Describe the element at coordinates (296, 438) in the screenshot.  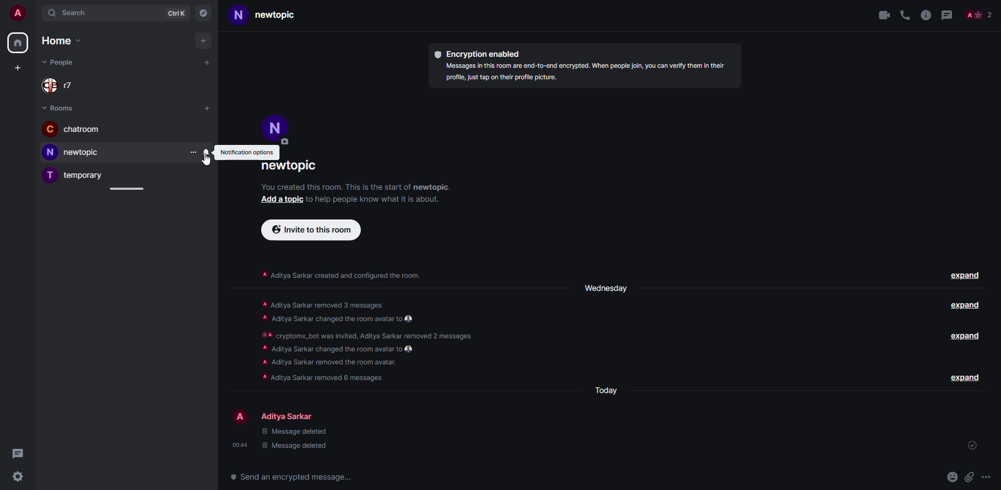
I see `deleted` at that location.